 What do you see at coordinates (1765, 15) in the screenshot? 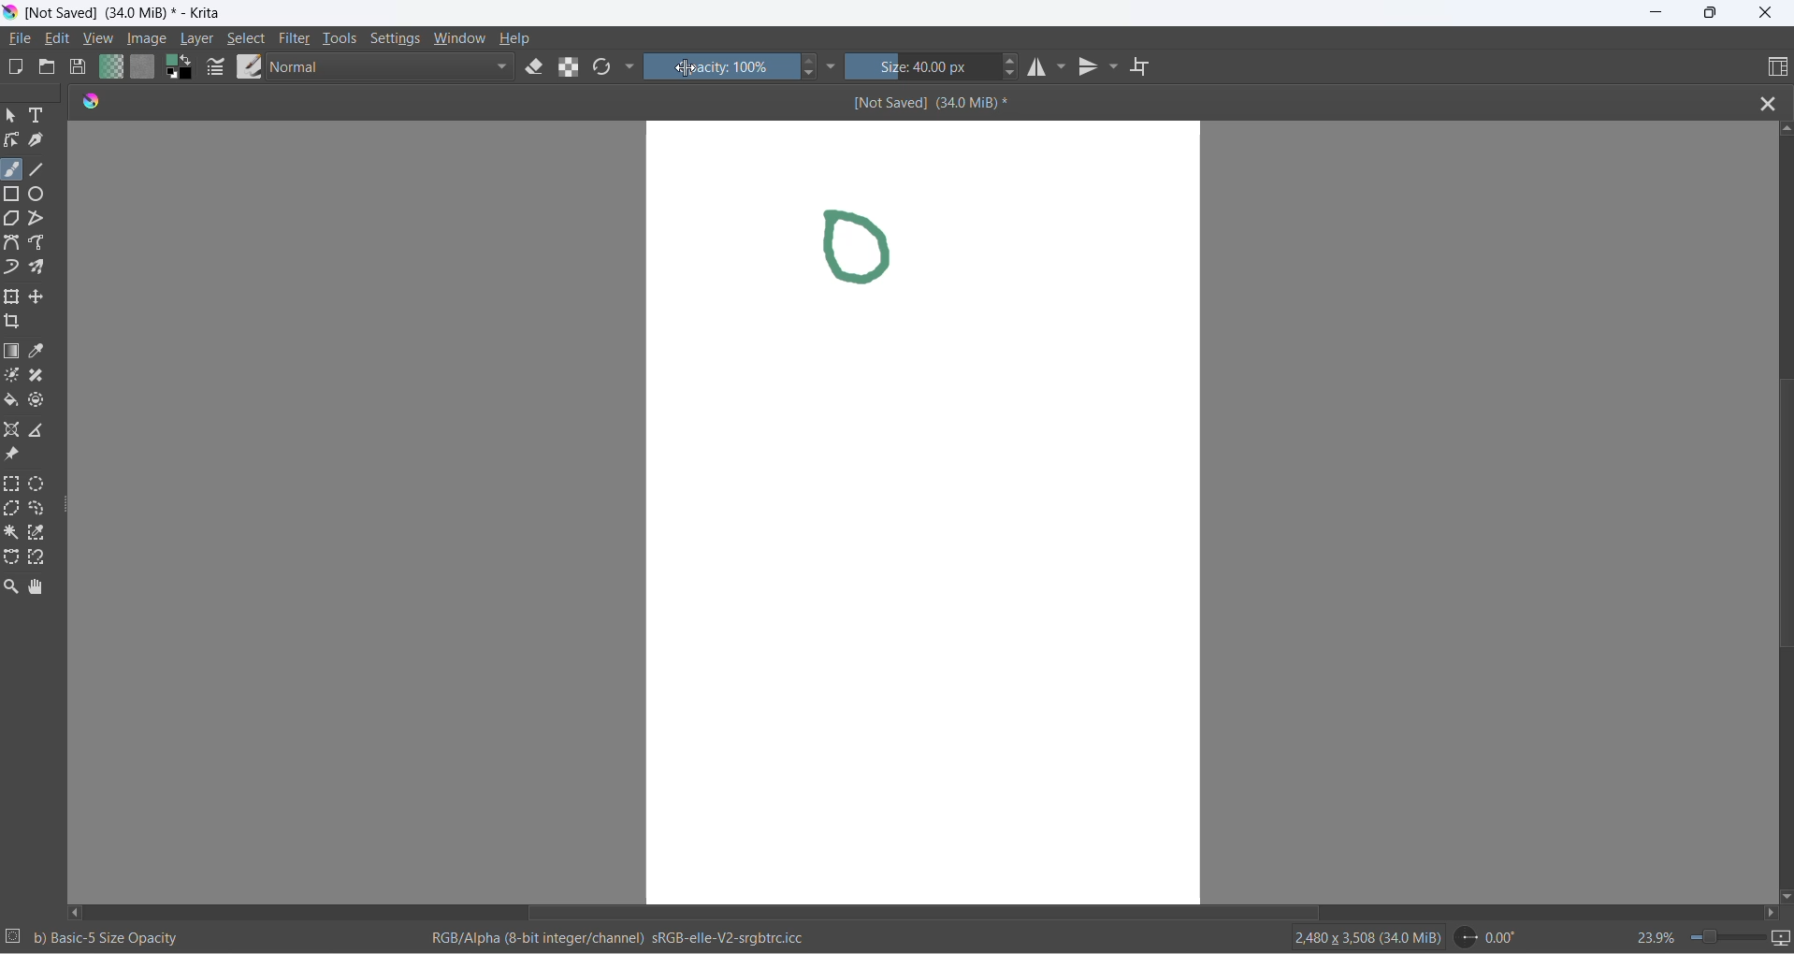
I see `close` at bounding box center [1765, 15].